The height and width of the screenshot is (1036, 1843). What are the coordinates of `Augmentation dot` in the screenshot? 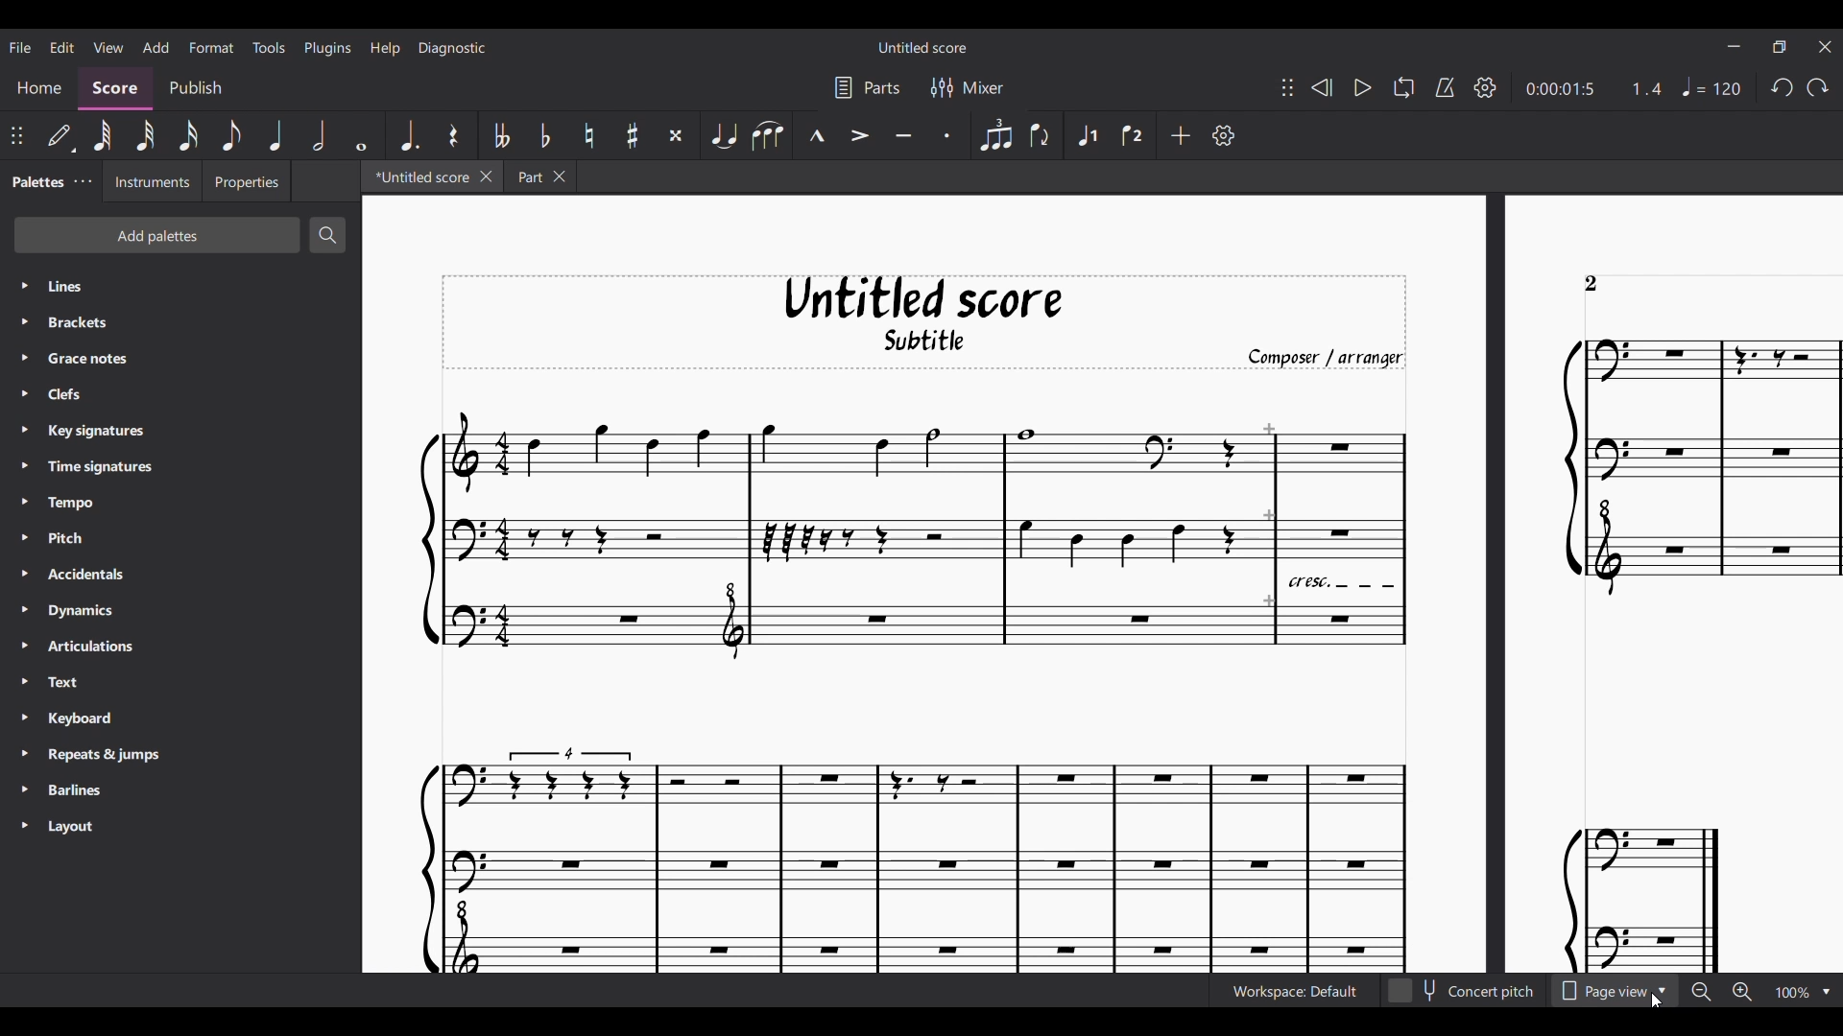 It's located at (408, 134).